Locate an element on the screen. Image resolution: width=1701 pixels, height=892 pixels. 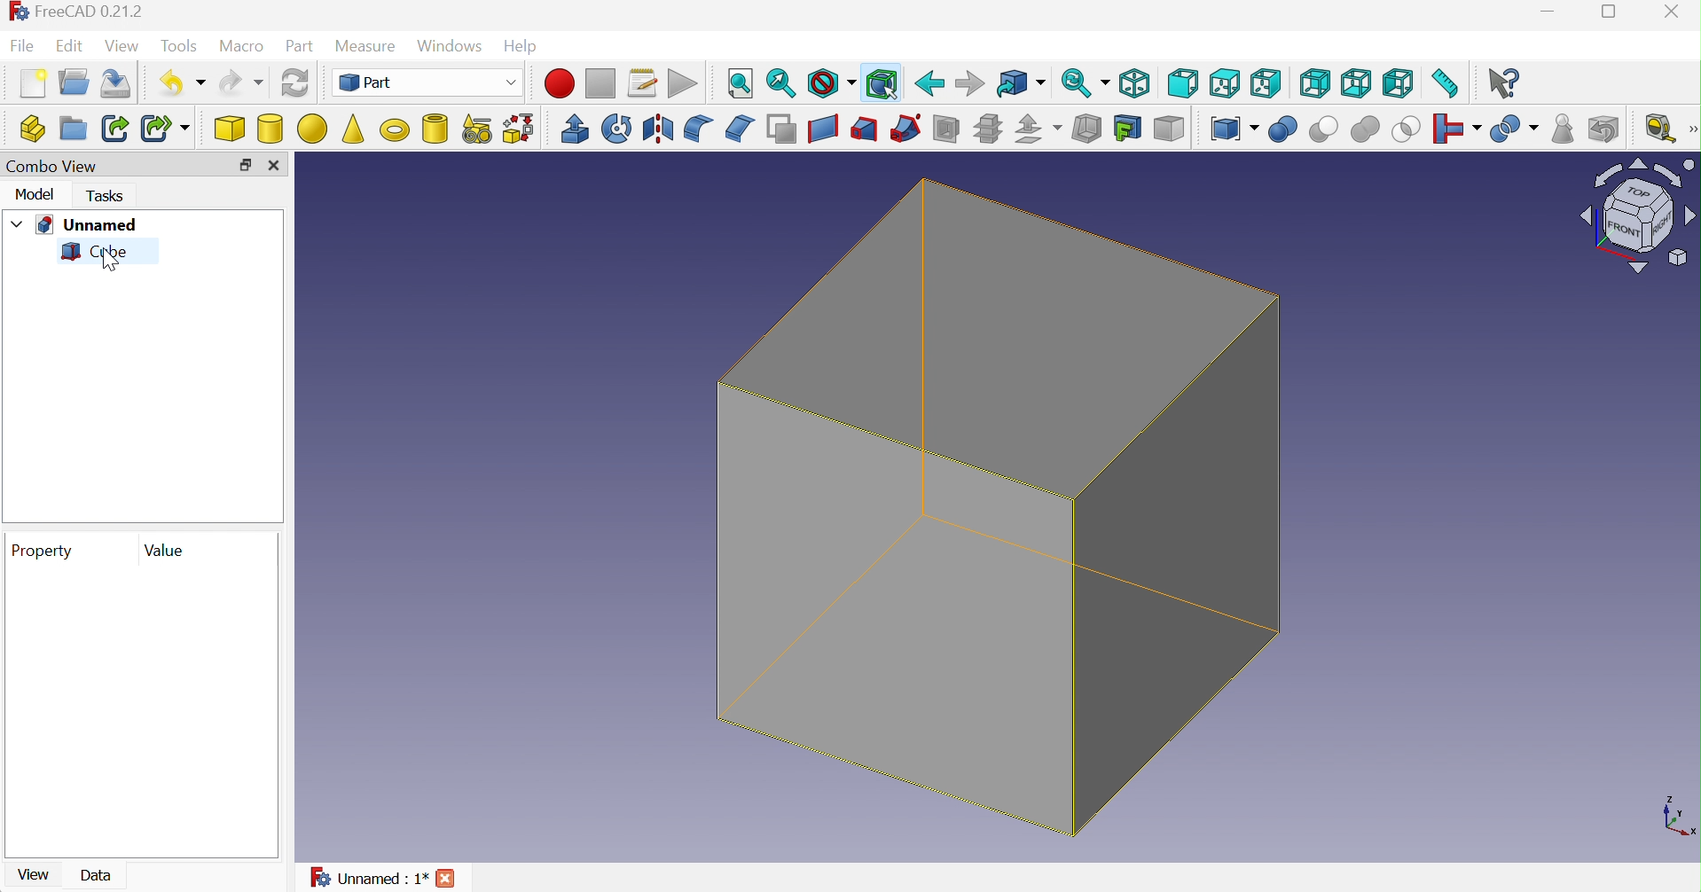
Macros is located at coordinates (643, 84).